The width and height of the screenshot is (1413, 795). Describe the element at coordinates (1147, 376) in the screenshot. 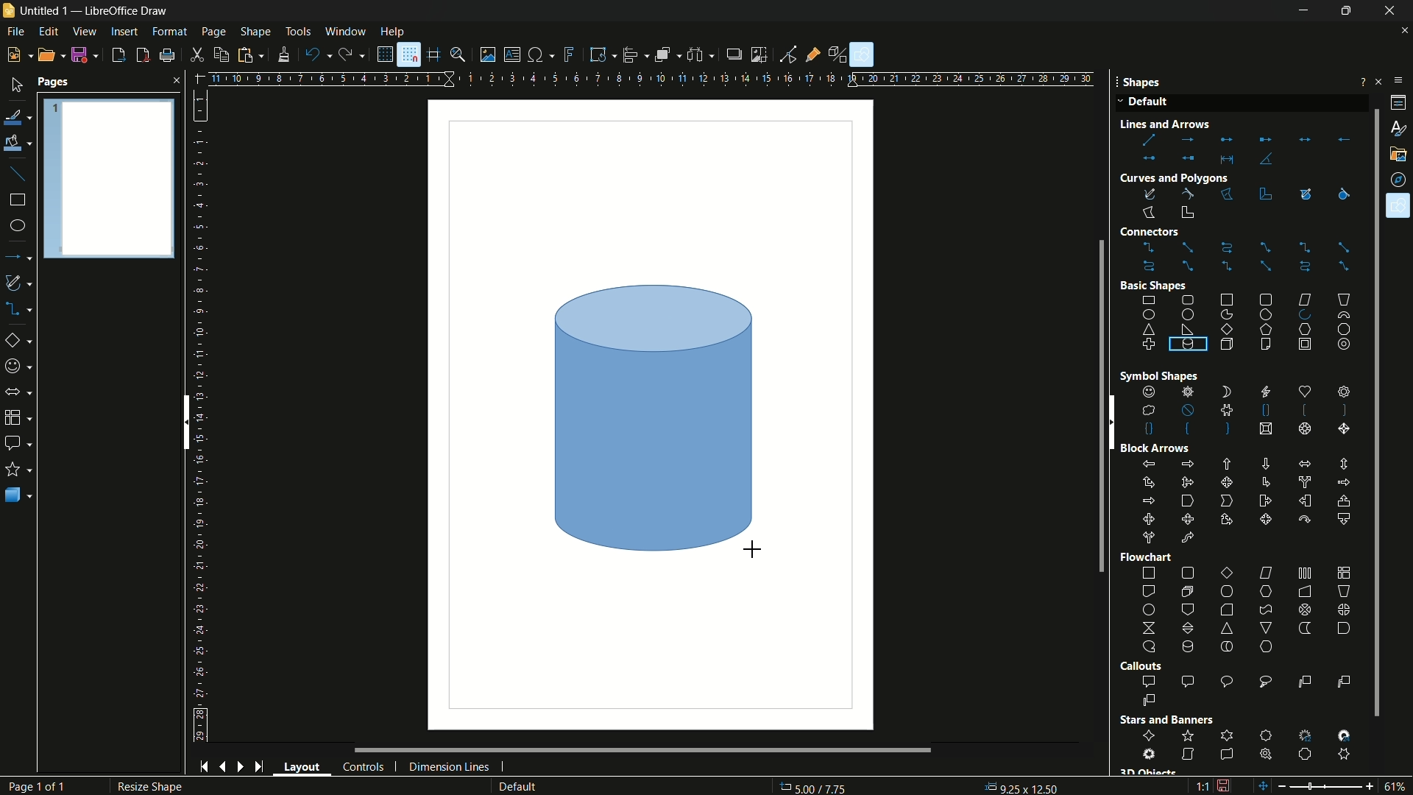

I see `Symbol Shape` at that location.